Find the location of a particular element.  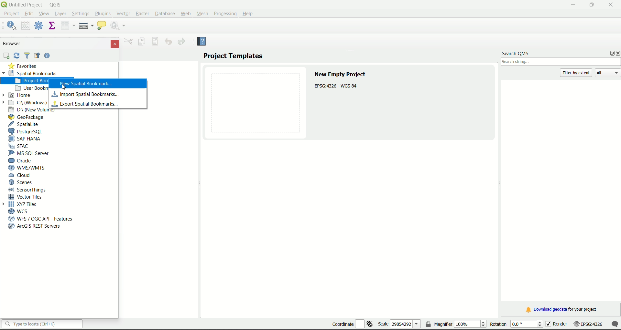

Redo is located at coordinates (181, 42).